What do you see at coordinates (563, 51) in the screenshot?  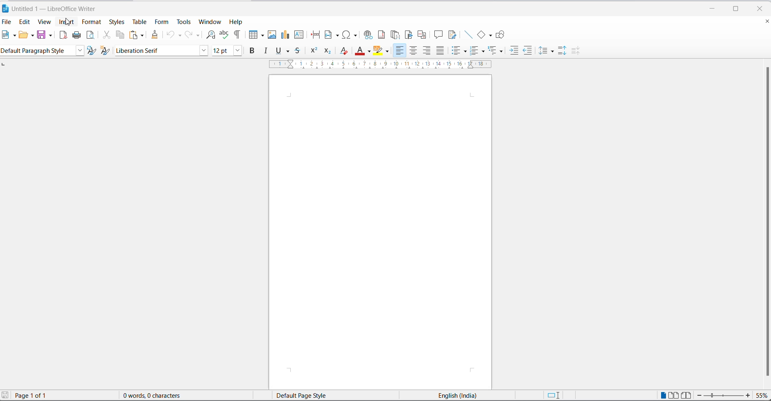 I see `increase paragraph spacing` at bounding box center [563, 51].